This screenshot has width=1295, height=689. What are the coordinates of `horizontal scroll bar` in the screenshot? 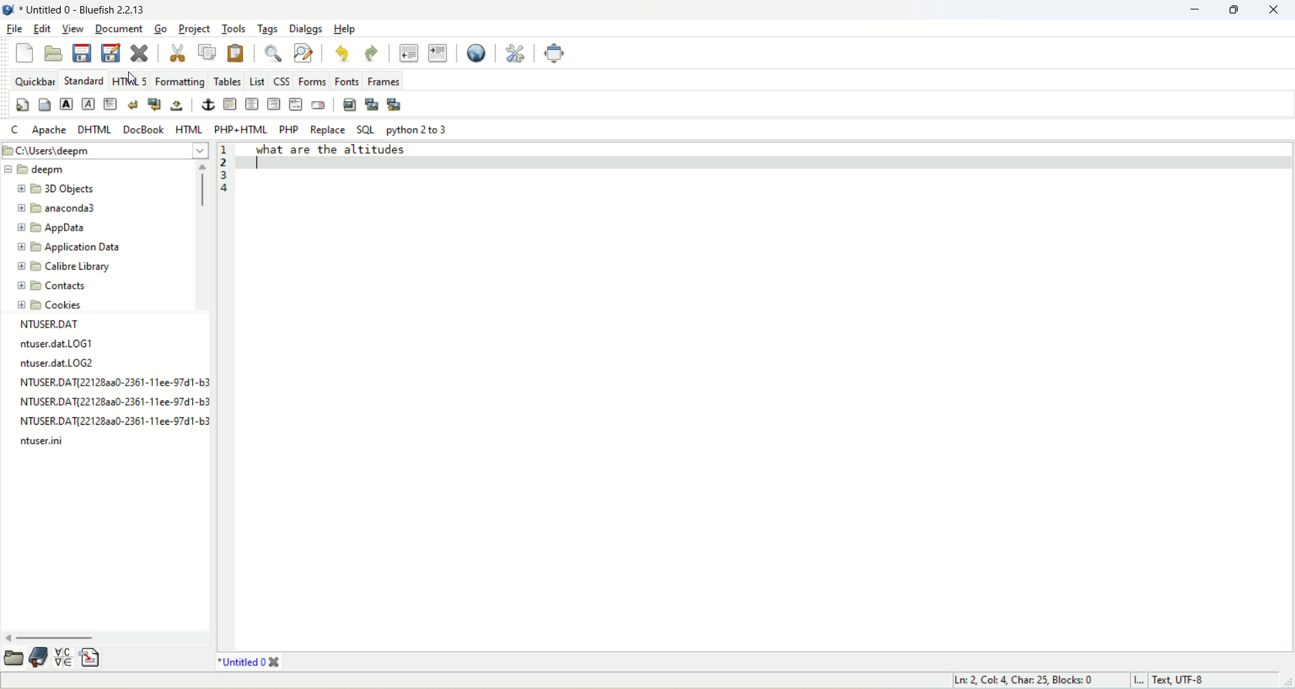 It's located at (106, 638).